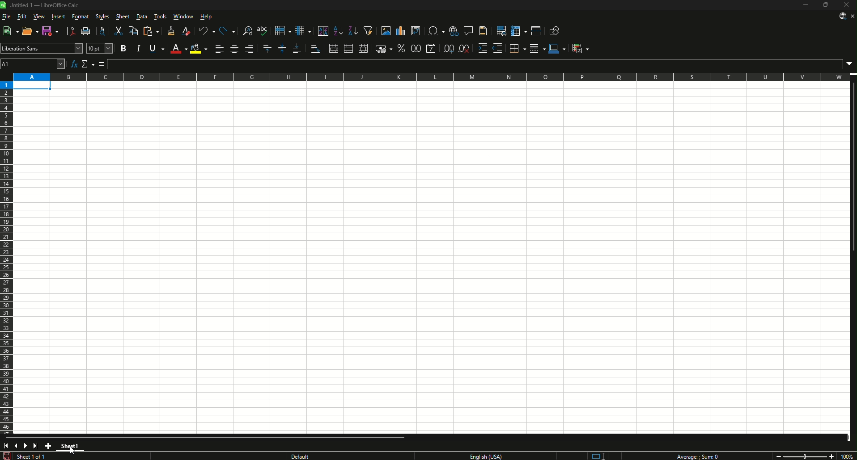 This screenshot has width=857, height=460. What do you see at coordinates (339, 31) in the screenshot?
I see `Sort Ascending` at bounding box center [339, 31].